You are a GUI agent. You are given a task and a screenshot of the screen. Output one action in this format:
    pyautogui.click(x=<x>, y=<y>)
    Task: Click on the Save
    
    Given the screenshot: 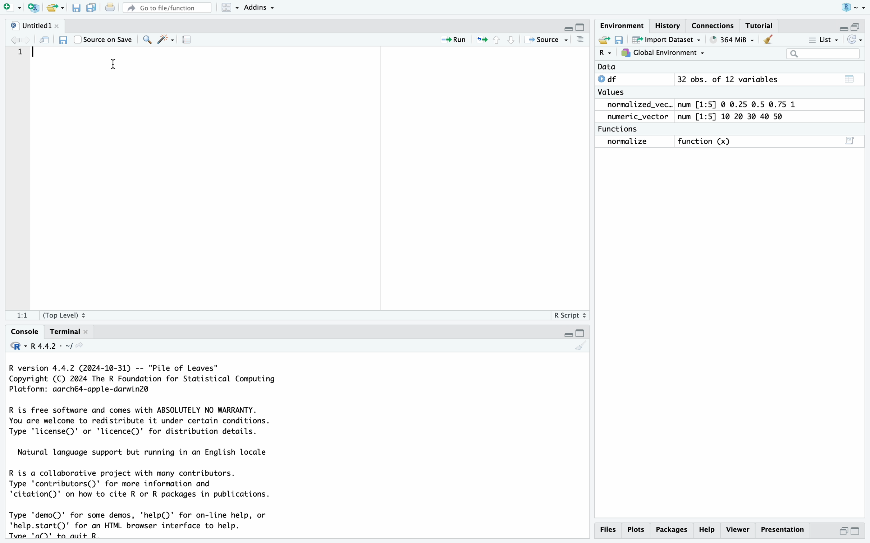 What is the action you would take?
    pyautogui.click(x=619, y=39)
    